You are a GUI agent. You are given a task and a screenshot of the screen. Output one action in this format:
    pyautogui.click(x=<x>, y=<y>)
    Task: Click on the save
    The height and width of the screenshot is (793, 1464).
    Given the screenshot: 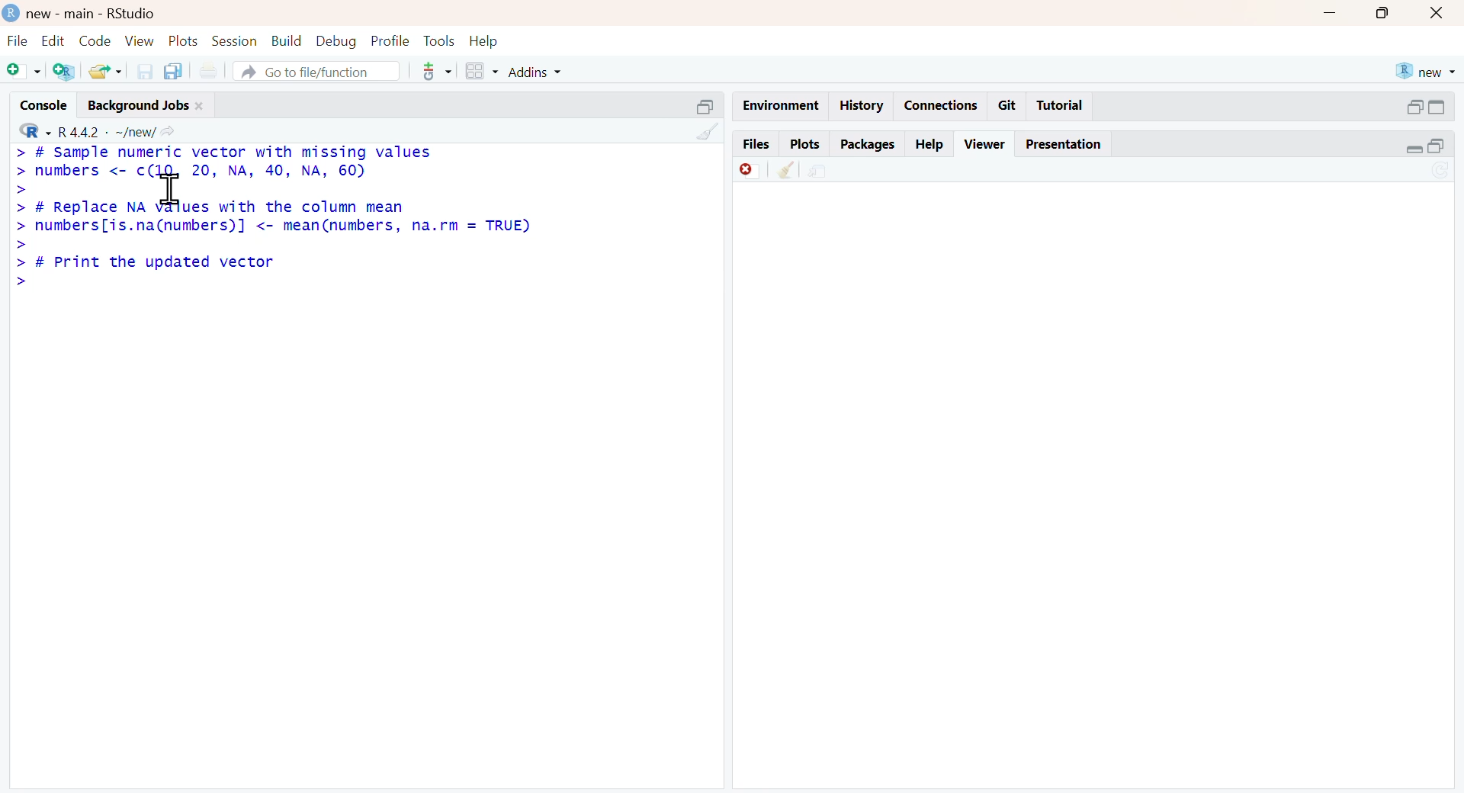 What is the action you would take?
    pyautogui.click(x=146, y=72)
    